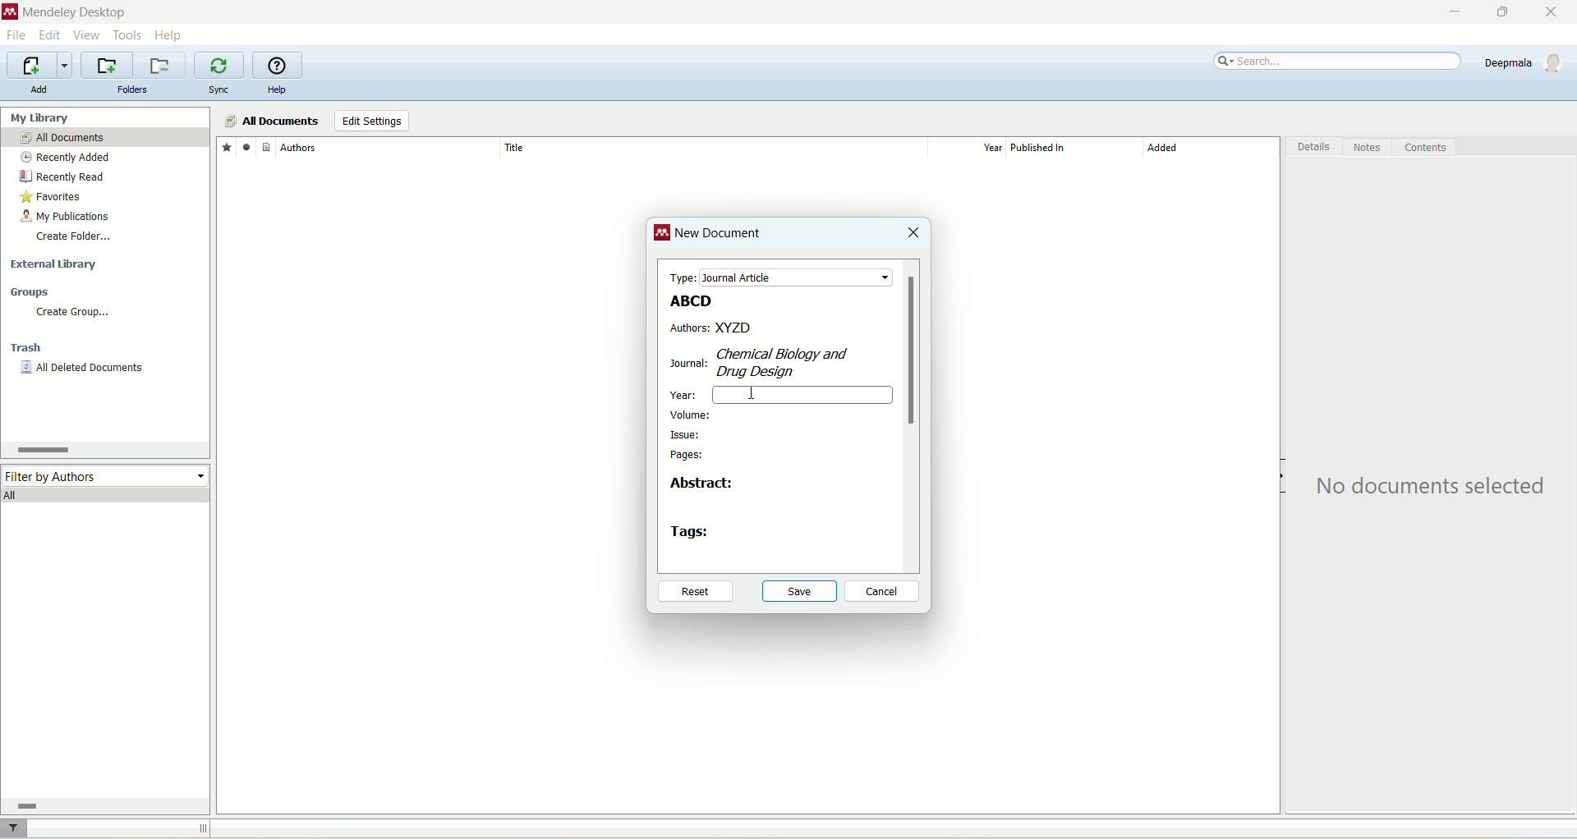 Image resolution: width=1577 pixels, height=839 pixels. Describe the element at coordinates (53, 199) in the screenshot. I see `favorites` at that location.